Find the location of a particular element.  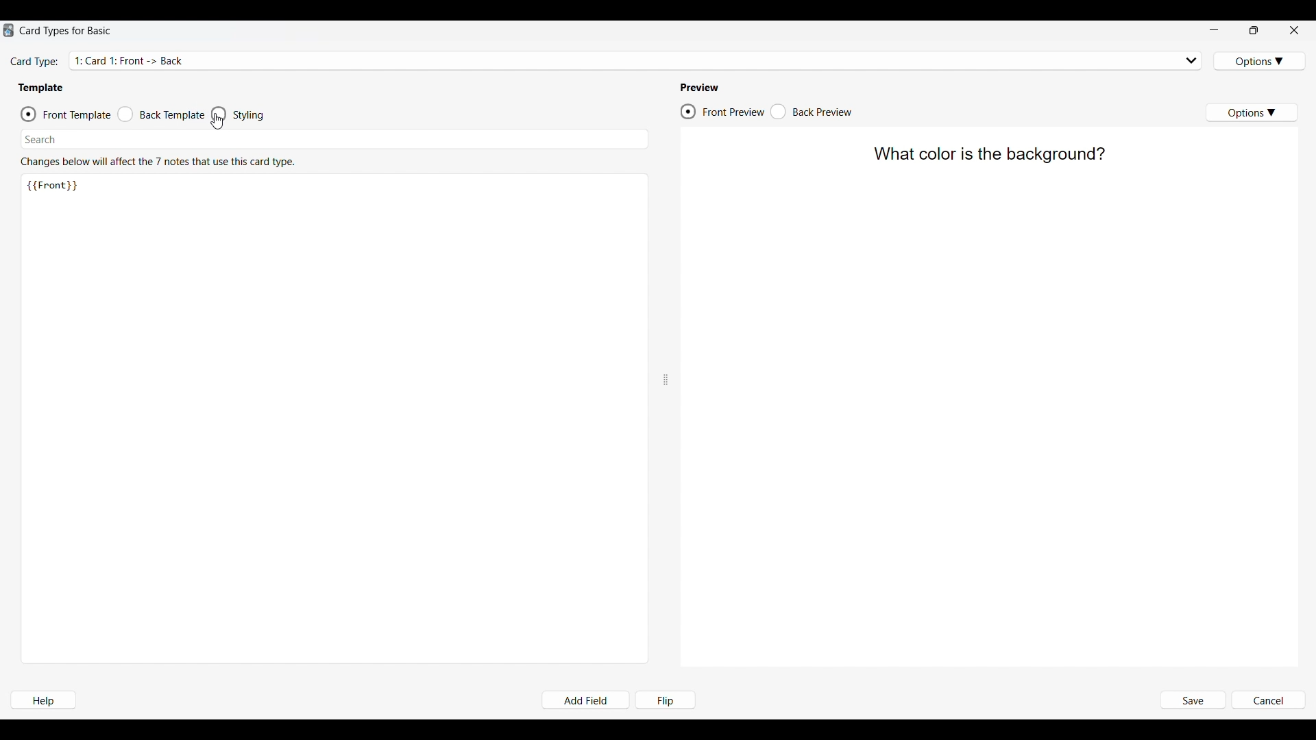

Cancel is located at coordinates (1268, 701).